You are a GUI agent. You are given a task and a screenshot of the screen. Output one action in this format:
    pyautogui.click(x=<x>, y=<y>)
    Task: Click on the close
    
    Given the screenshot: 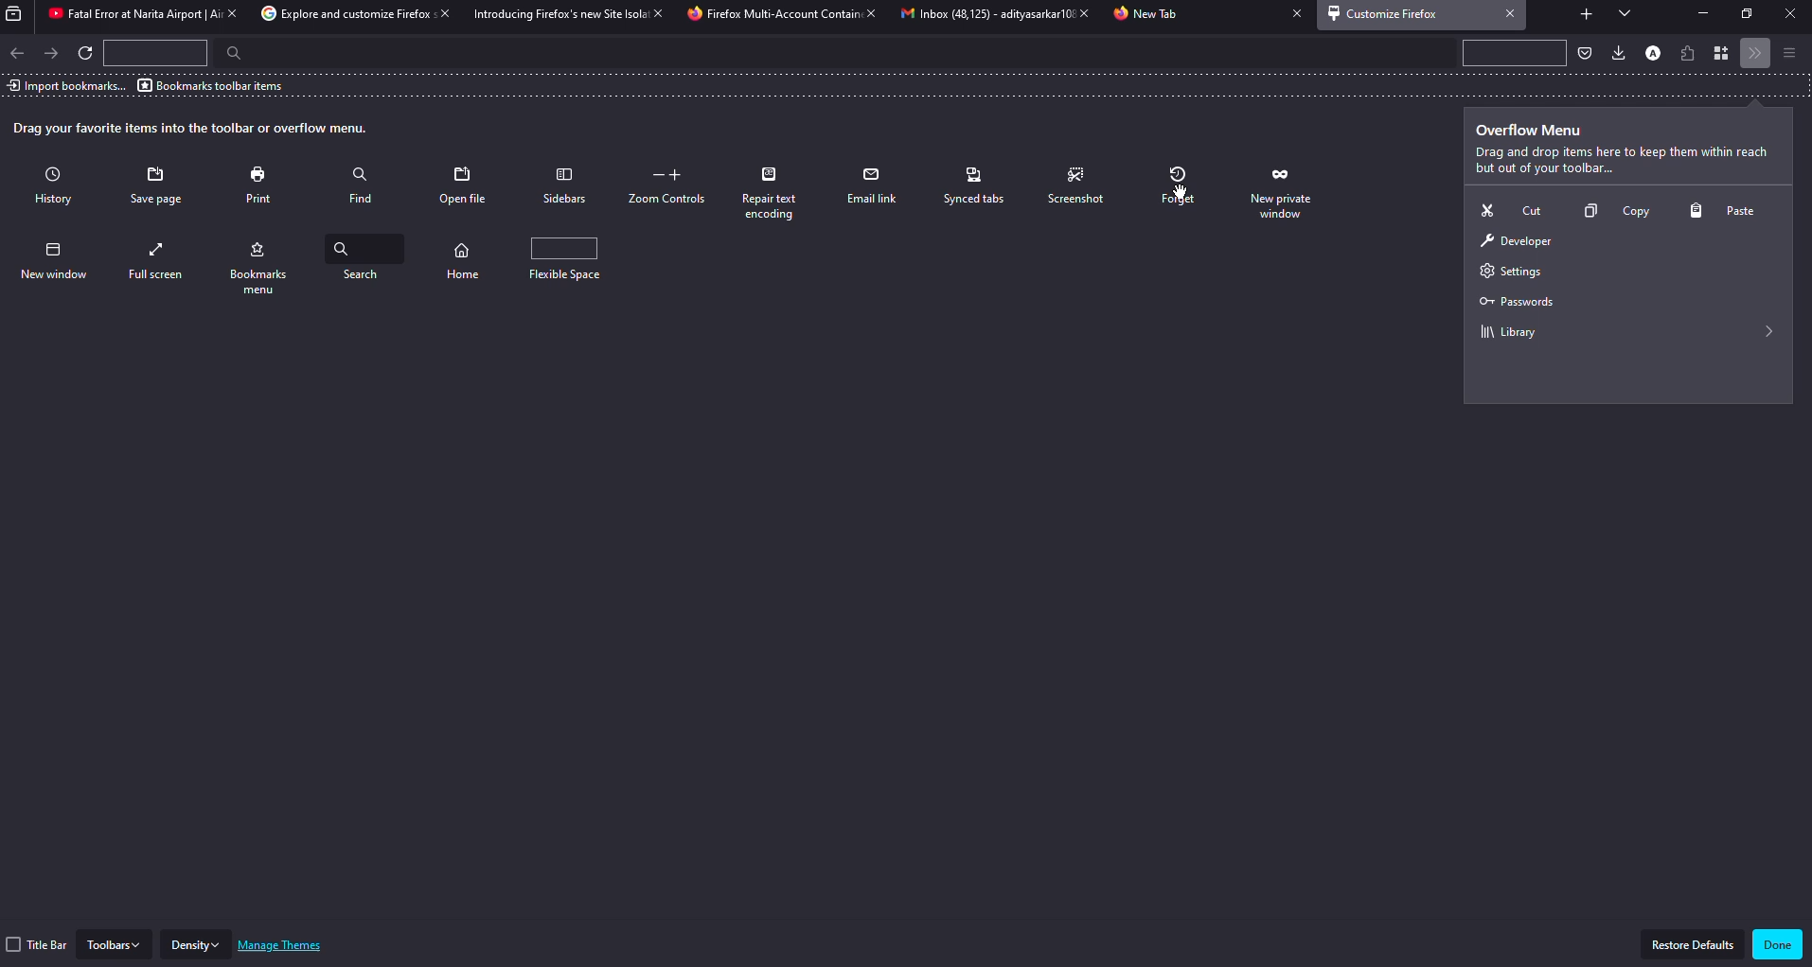 What is the action you would take?
    pyautogui.click(x=1788, y=14)
    